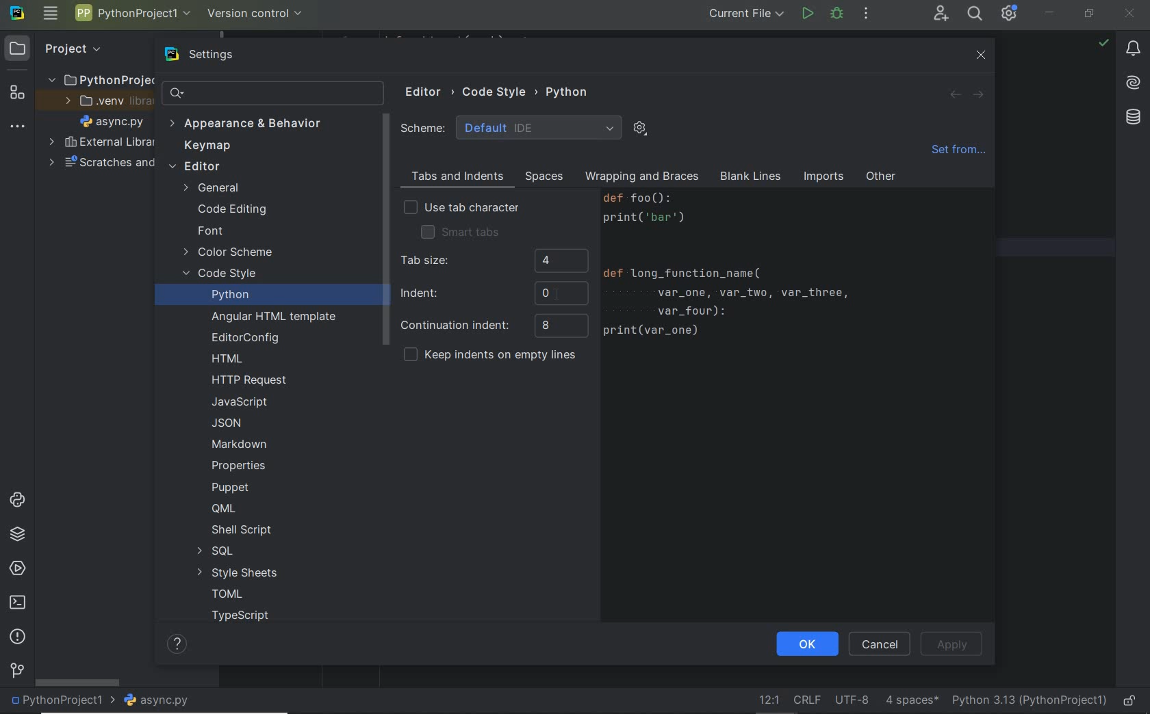 This screenshot has width=1150, height=714. Describe the element at coordinates (77, 683) in the screenshot. I see `scrollbar` at that location.